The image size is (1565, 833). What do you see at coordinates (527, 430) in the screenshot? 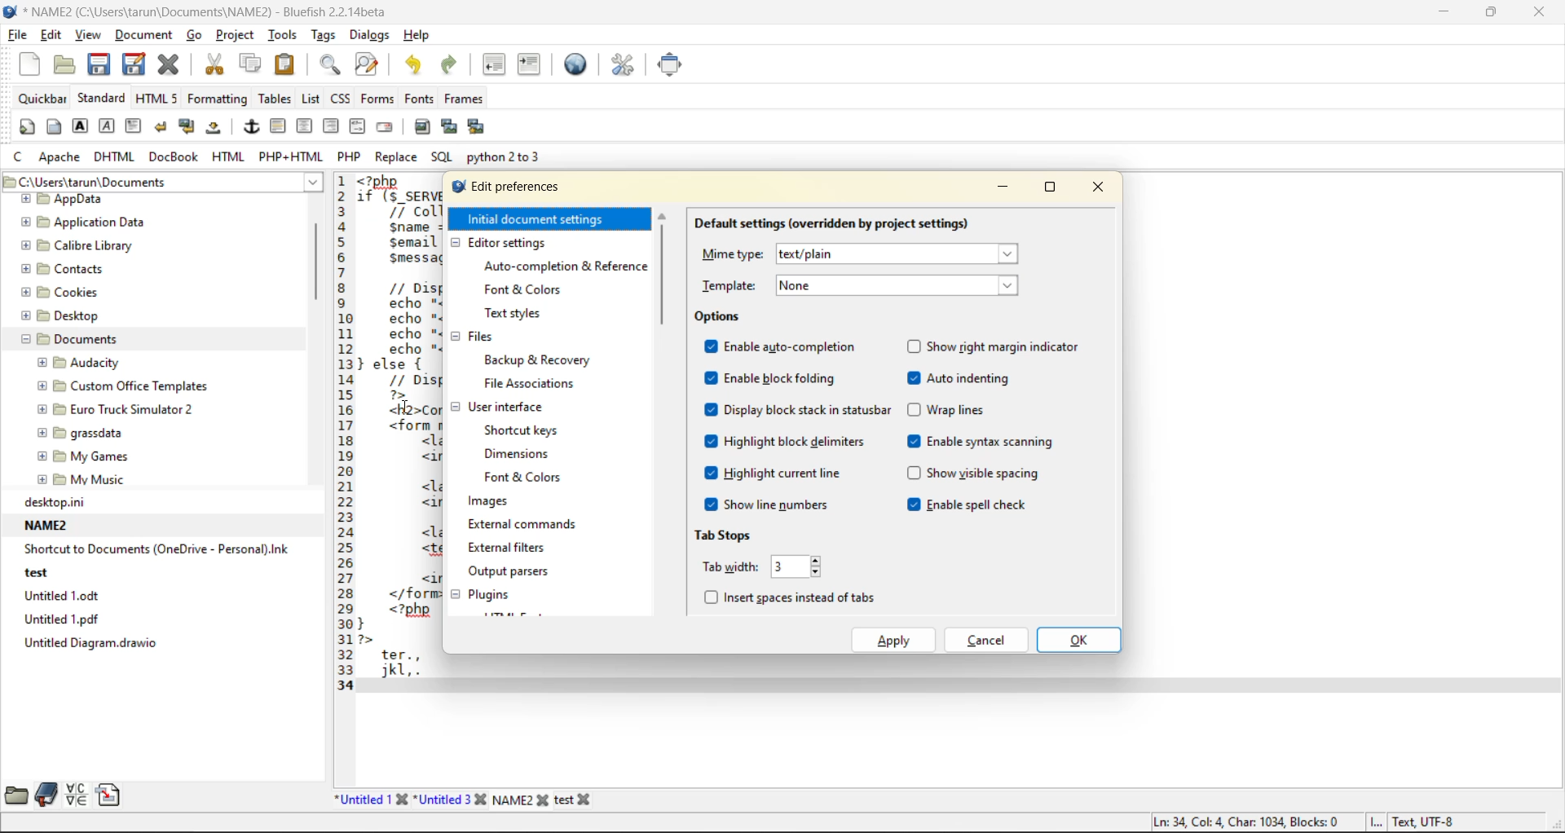
I see `shortcut keys` at bounding box center [527, 430].